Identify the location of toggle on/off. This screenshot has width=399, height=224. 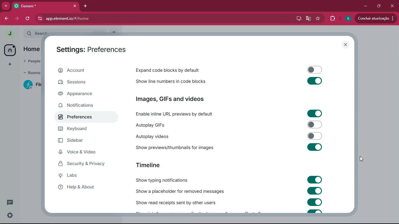
(315, 136).